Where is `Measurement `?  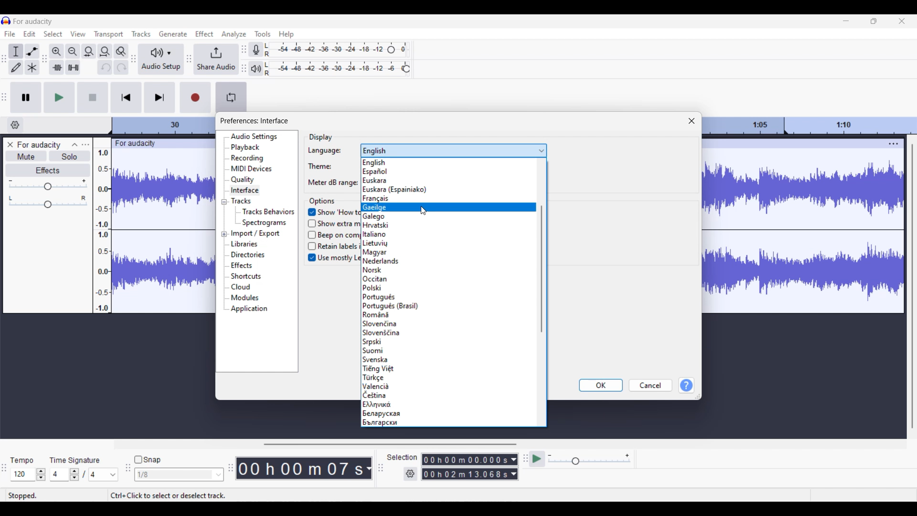 Measurement  is located at coordinates (368, 469).